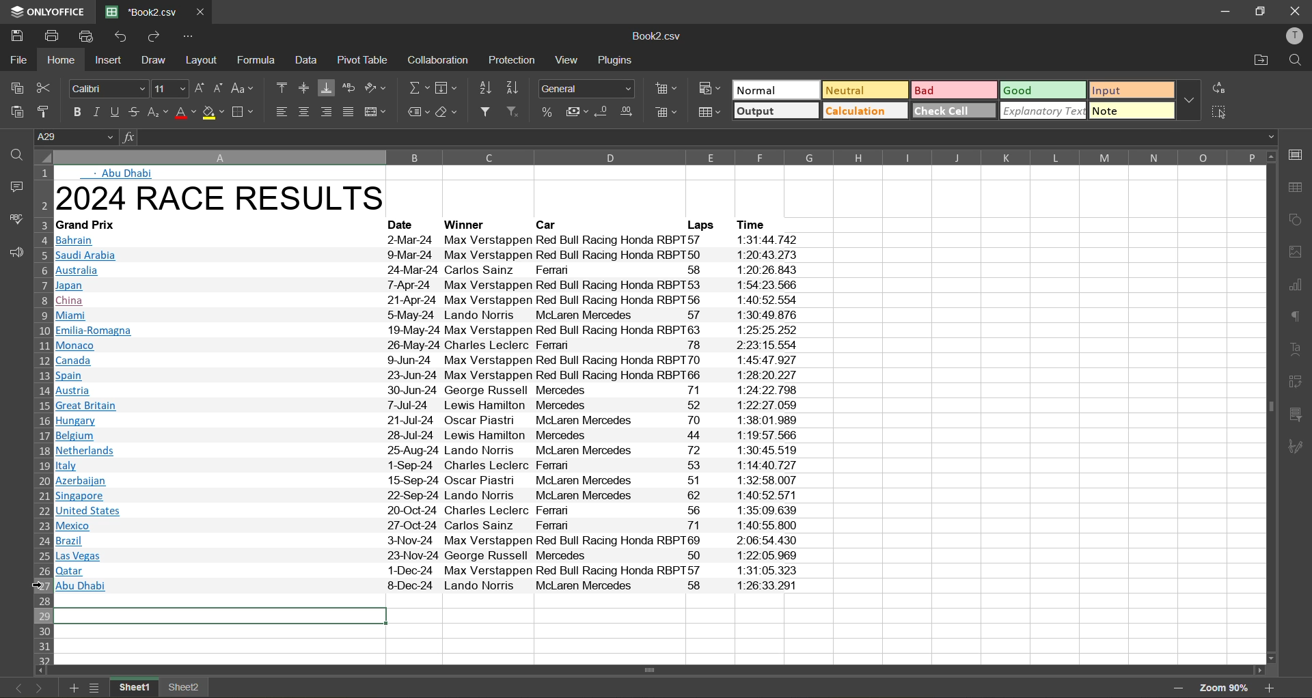 The height and width of the screenshot is (698, 1312). I want to click on text info, so click(427, 510).